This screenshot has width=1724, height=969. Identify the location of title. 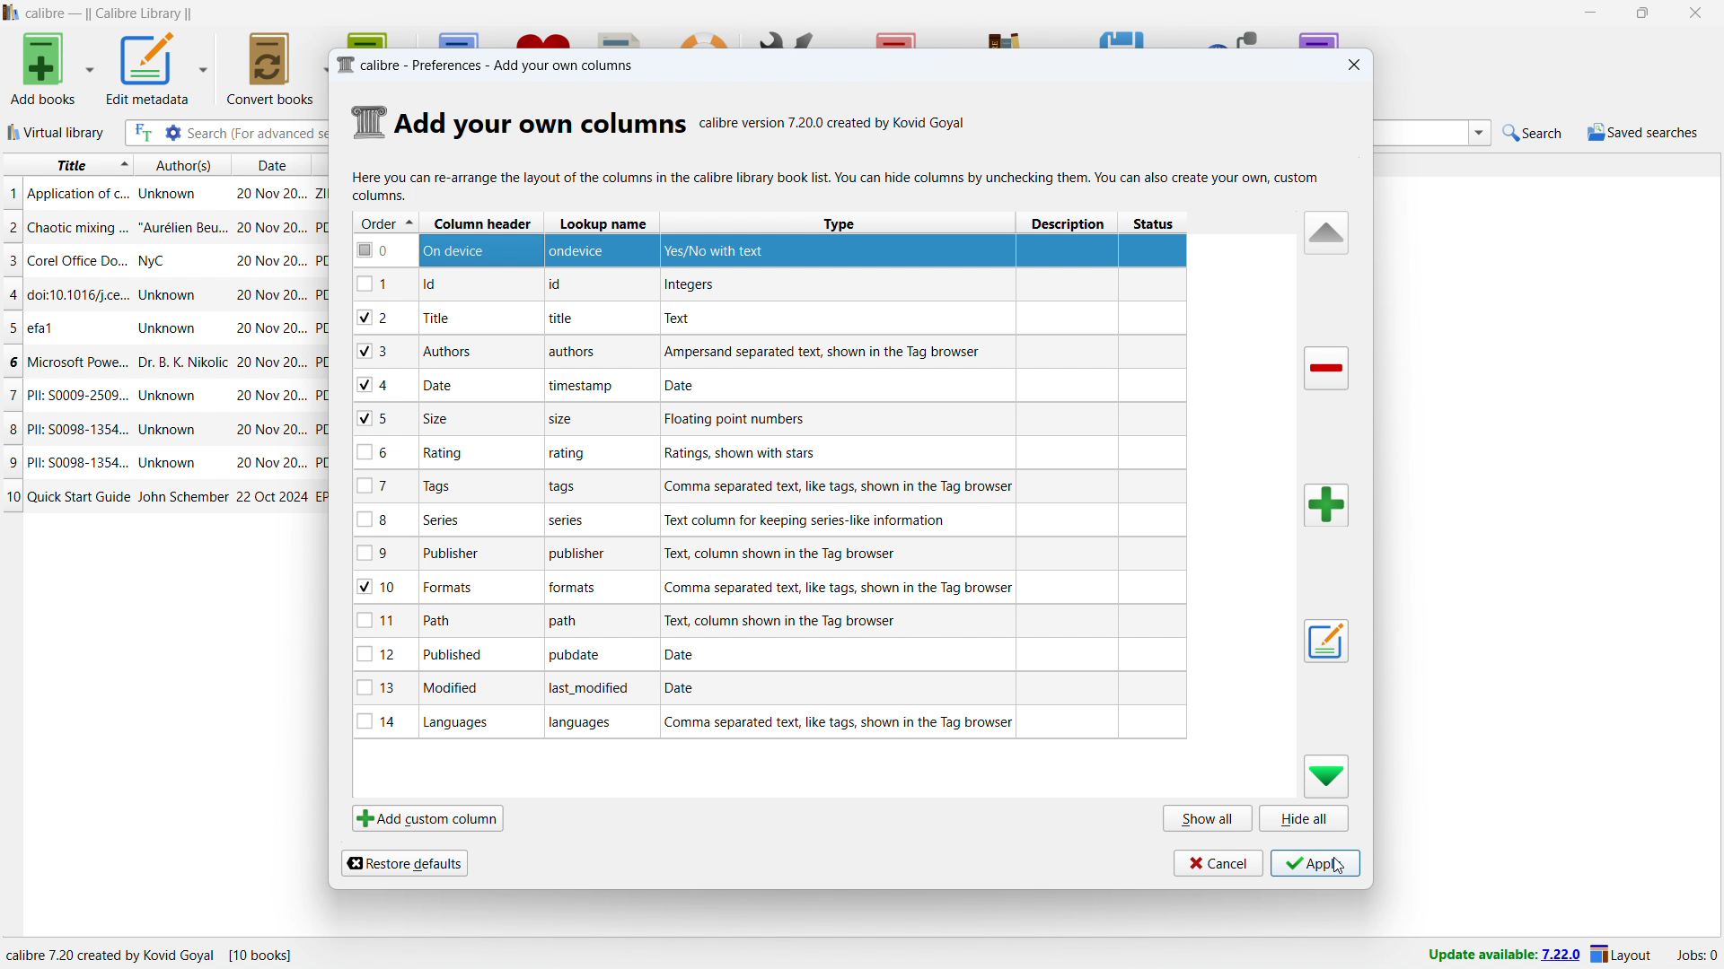
(79, 496).